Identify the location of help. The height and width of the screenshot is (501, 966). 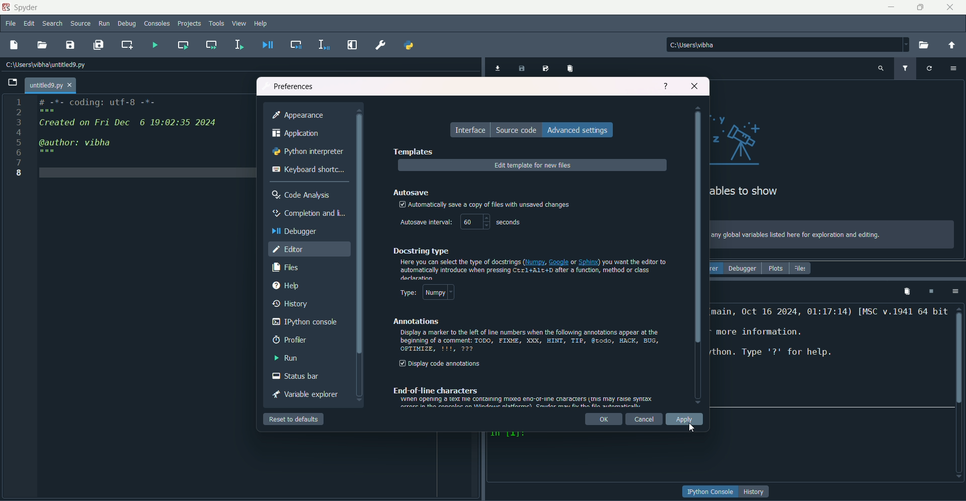
(261, 24).